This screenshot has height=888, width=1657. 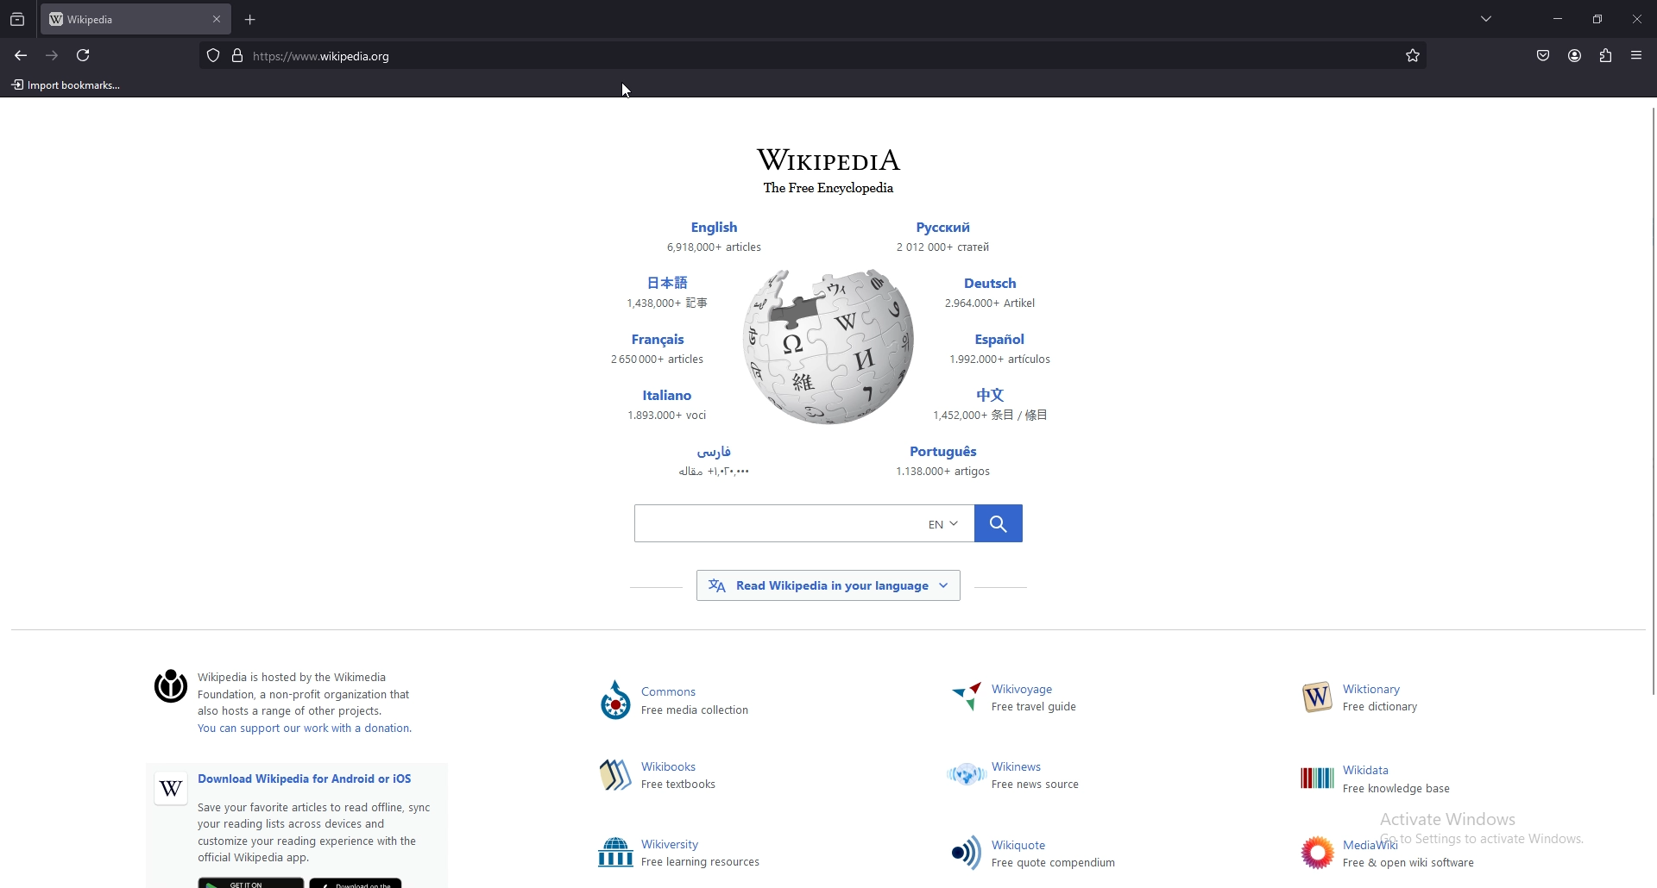 What do you see at coordinates (667, 406) in the screenshot?
I see `` at bounding box center [667, 406].